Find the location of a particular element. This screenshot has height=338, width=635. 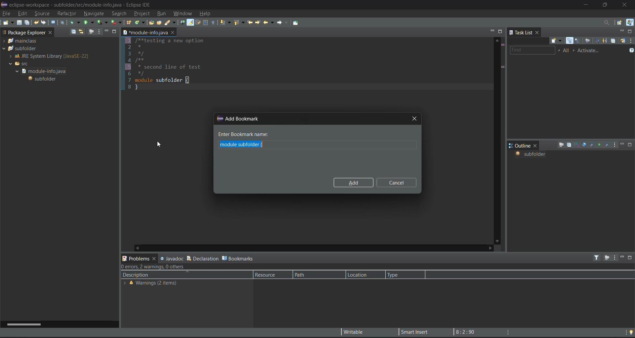

minimize is located at coordinates (622, 31).